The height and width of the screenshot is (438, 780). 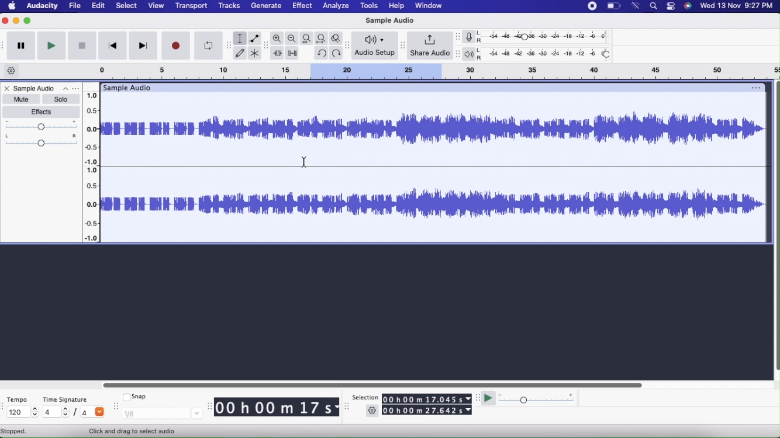 I want to click on Zoom out, so click(x=292, y=39).